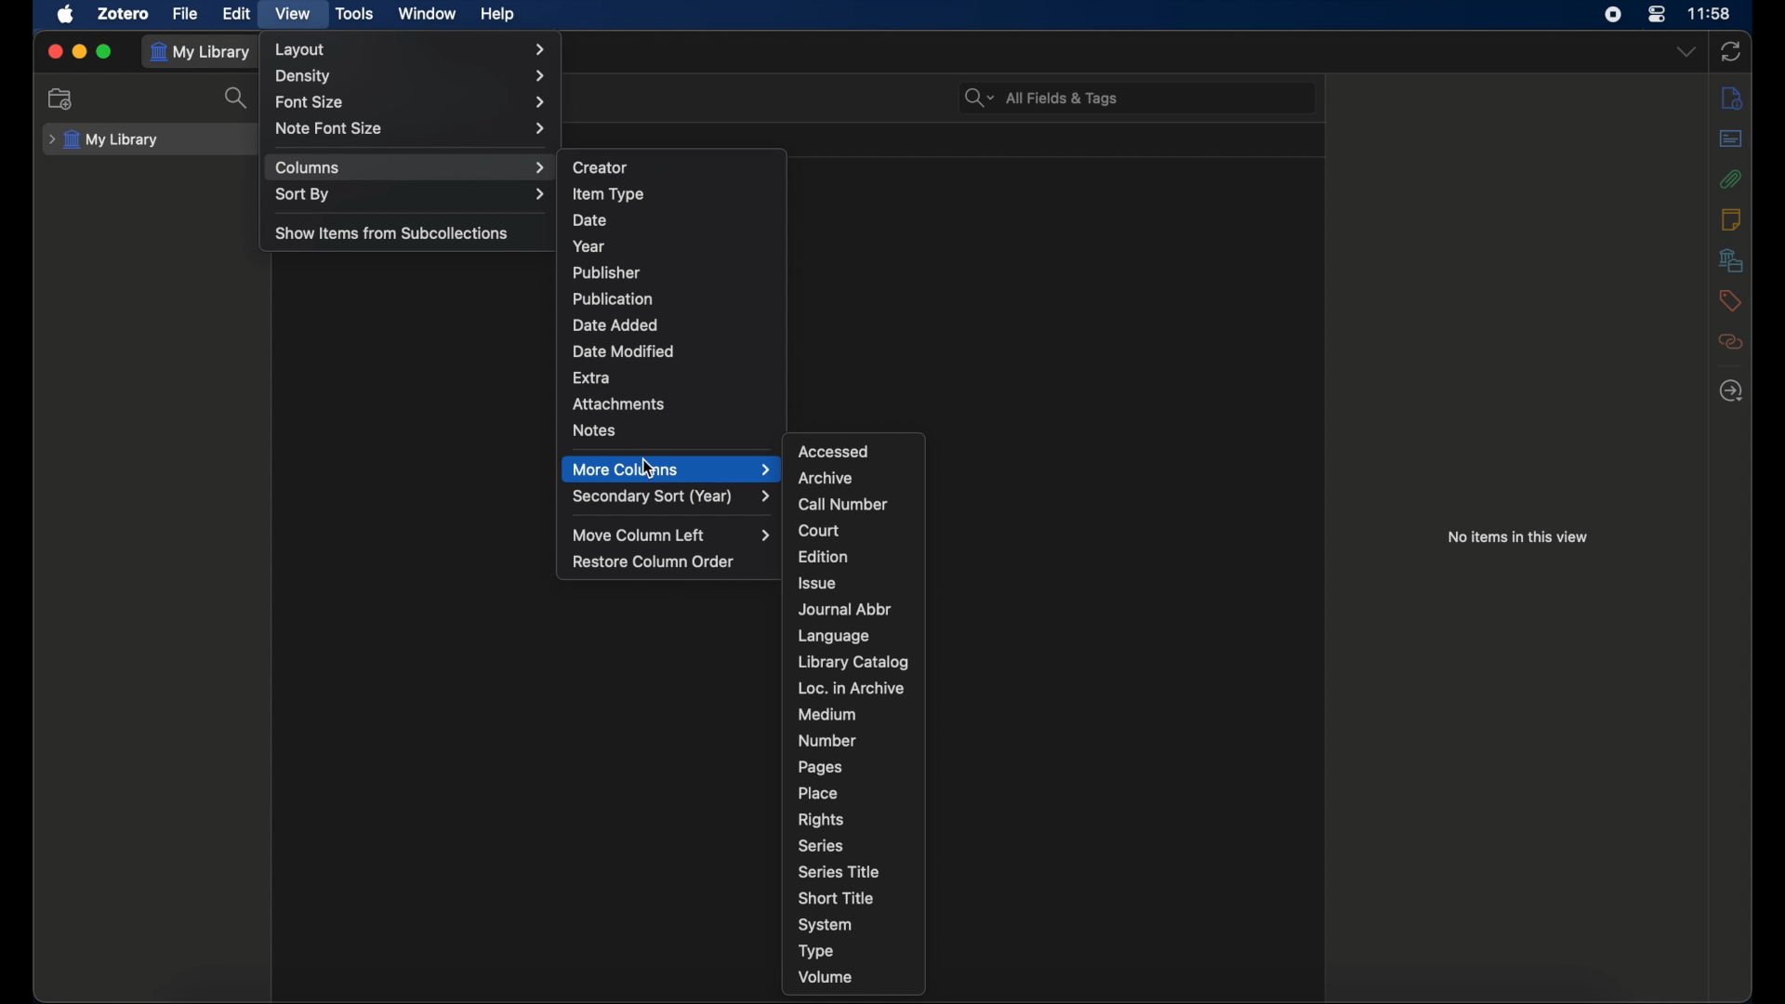  Describe the element at coordinates (1709, 14) in the screenshot. I see `time` at that location.